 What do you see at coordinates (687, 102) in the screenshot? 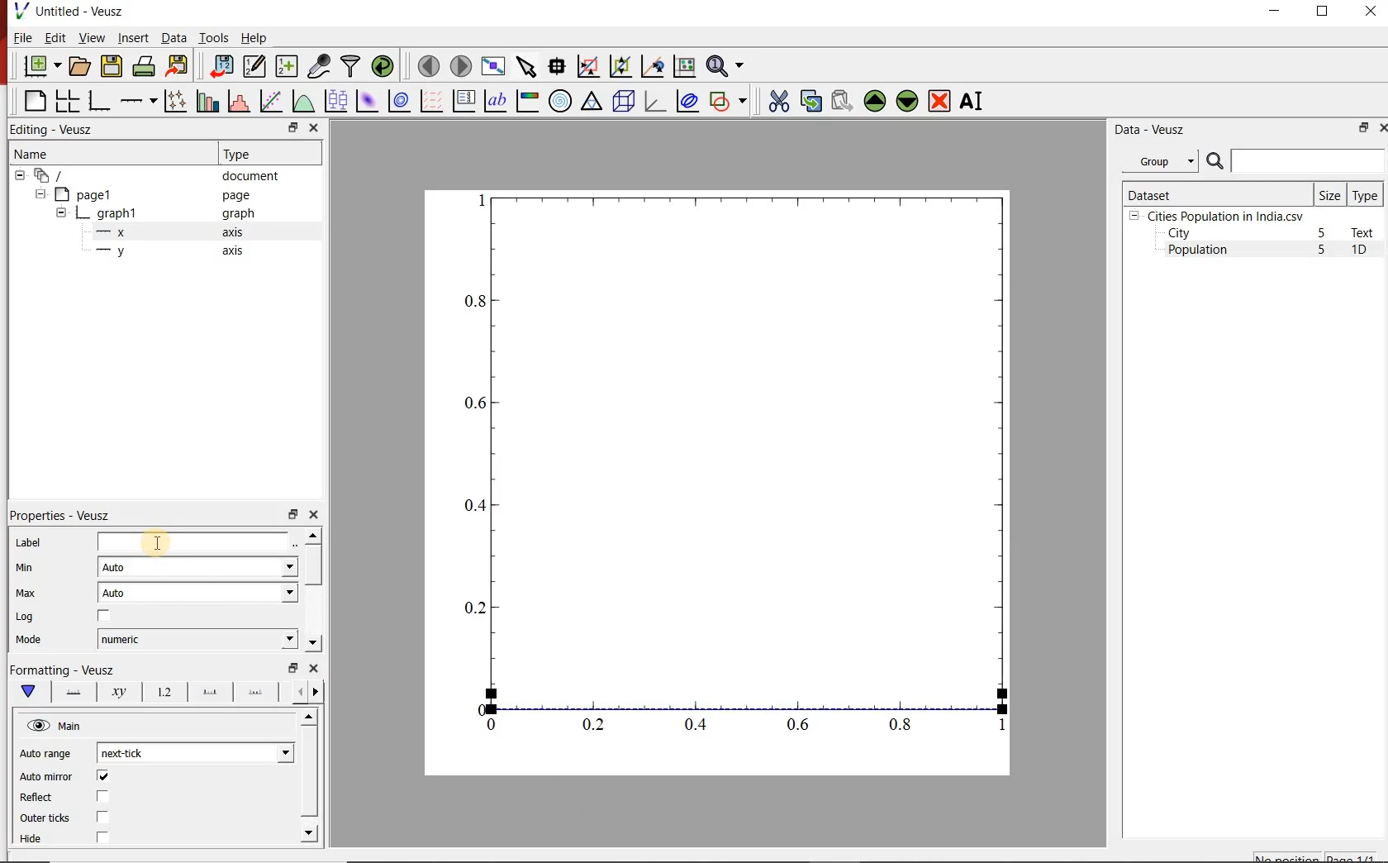
I see `plot covariance ellipses` at bounding box center [687, 102].